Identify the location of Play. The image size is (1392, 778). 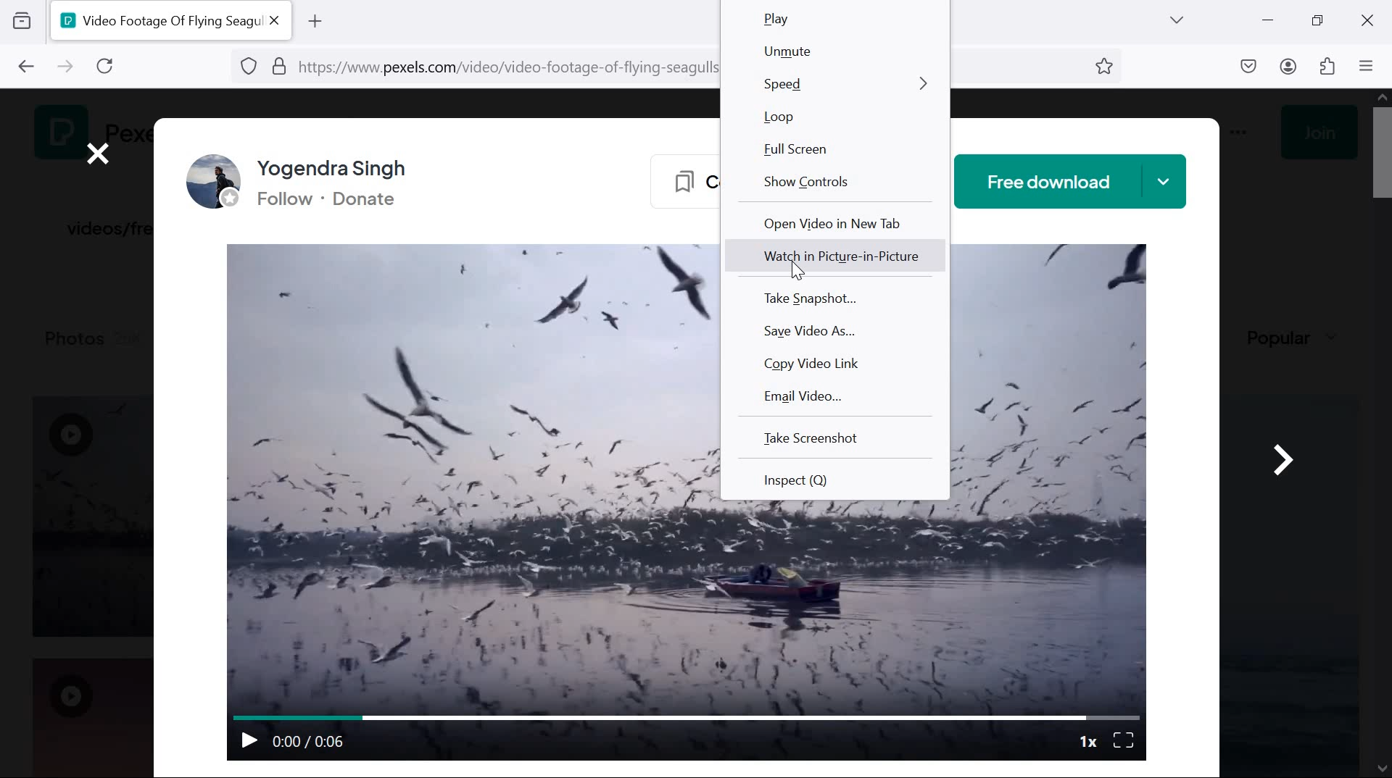
(832, 20).